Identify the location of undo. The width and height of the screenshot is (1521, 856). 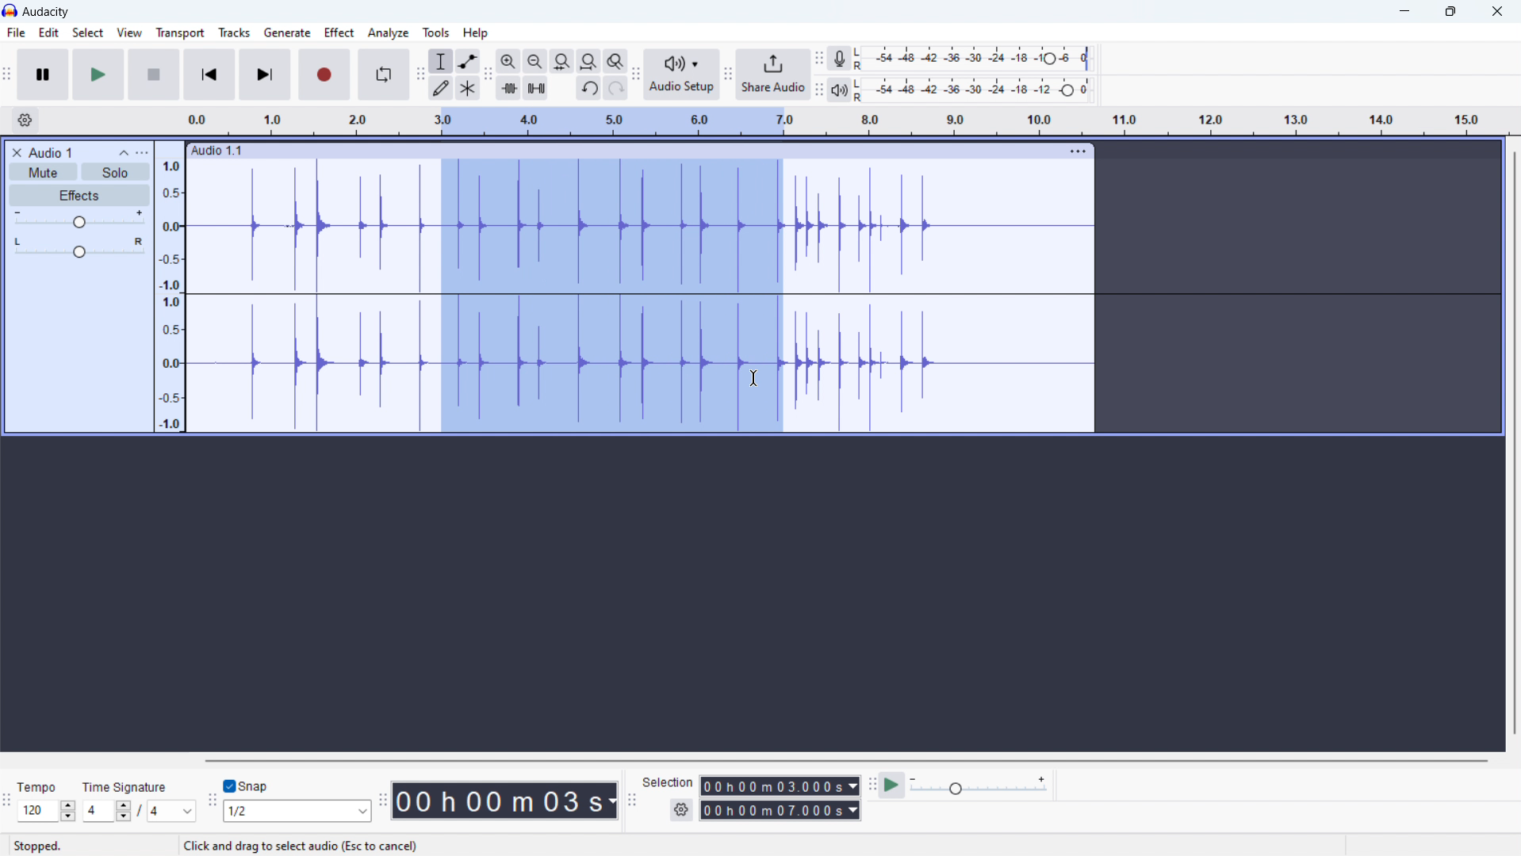
(588, 88).